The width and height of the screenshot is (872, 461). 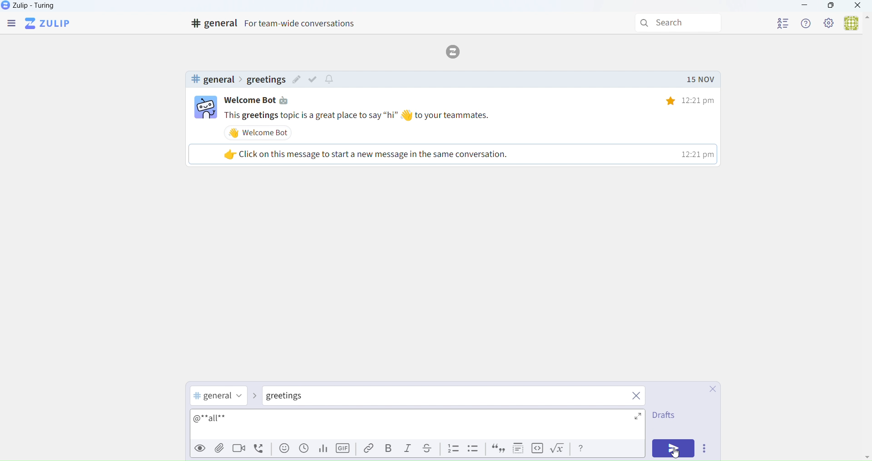 What do you see at coordinates (261, 449) in the screenshot?
I see `Voicecall` at bounding box center [261, 449].